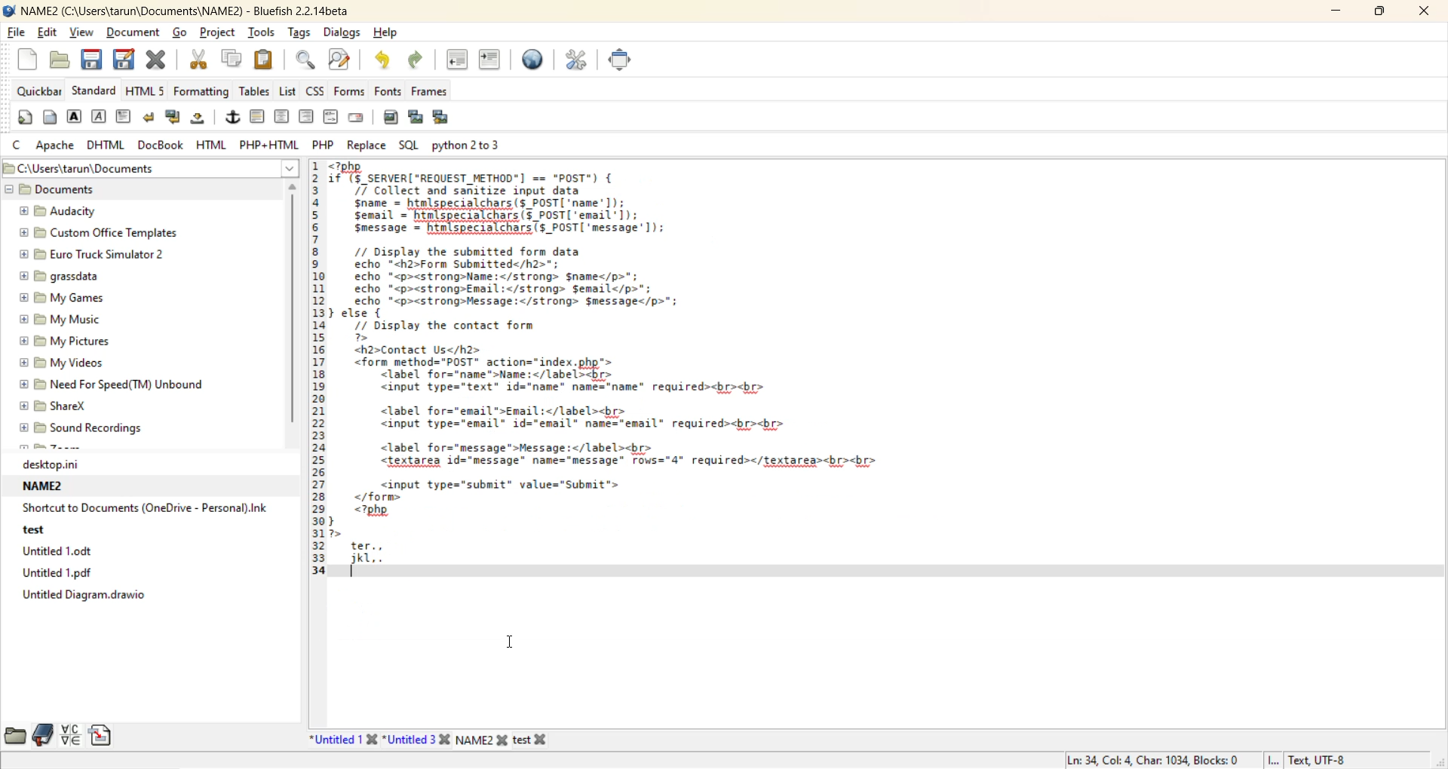  What do you see at coordinates (152, 167) in the screenshot?
I see `file path` at bounding box center [152, 167].